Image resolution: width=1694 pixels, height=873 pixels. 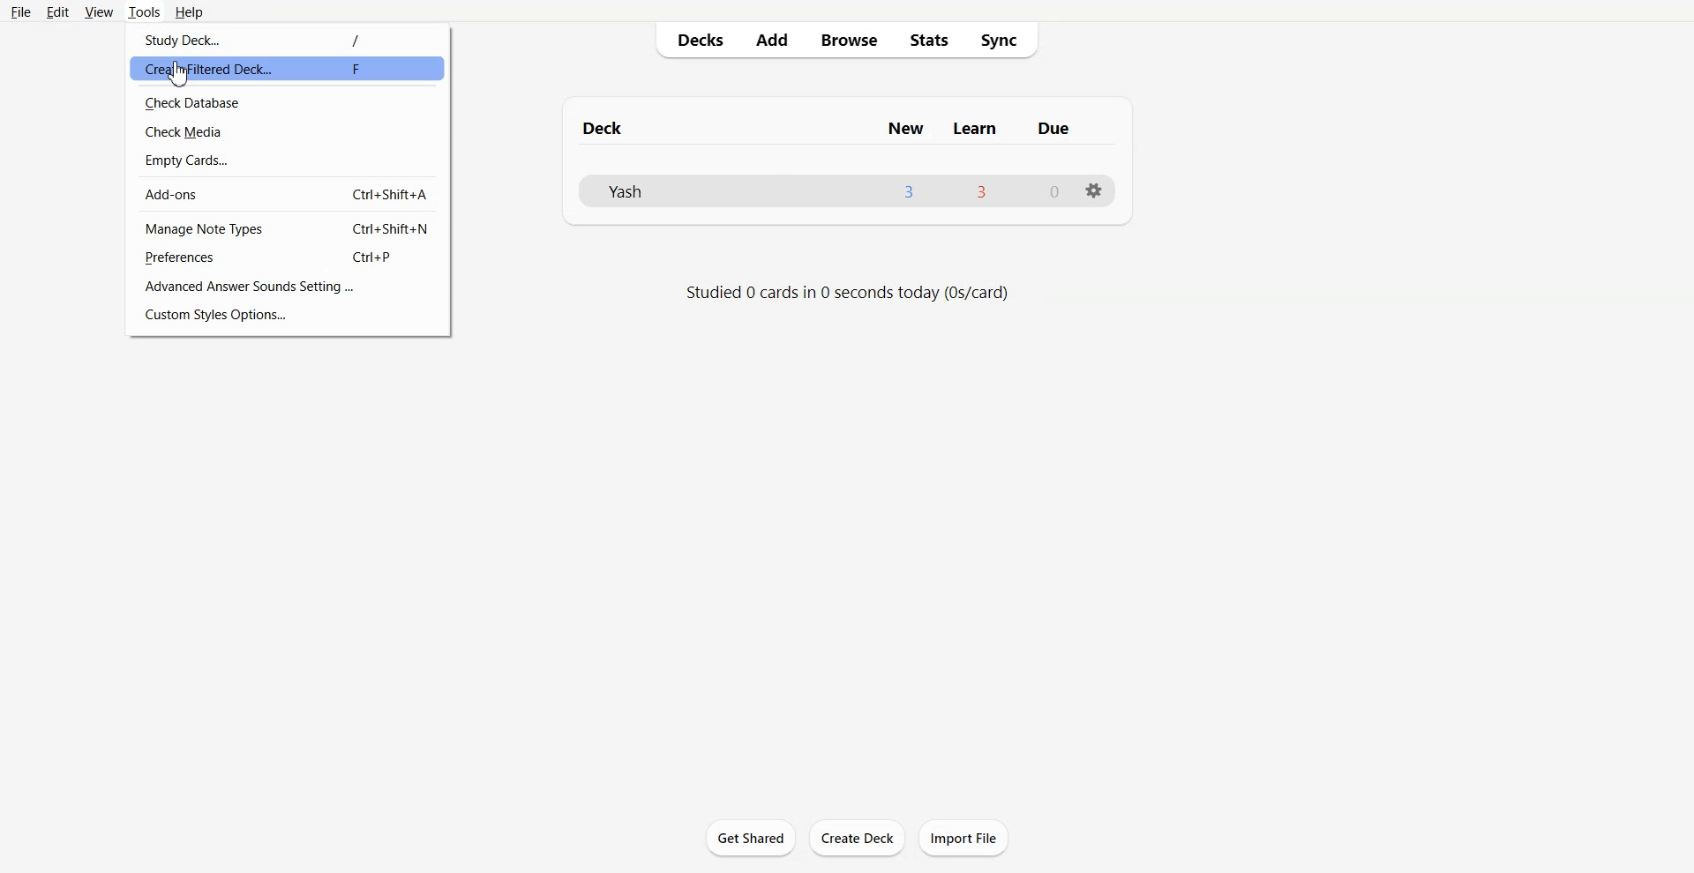 I want to click on Import File, so click(x=963, y=838).